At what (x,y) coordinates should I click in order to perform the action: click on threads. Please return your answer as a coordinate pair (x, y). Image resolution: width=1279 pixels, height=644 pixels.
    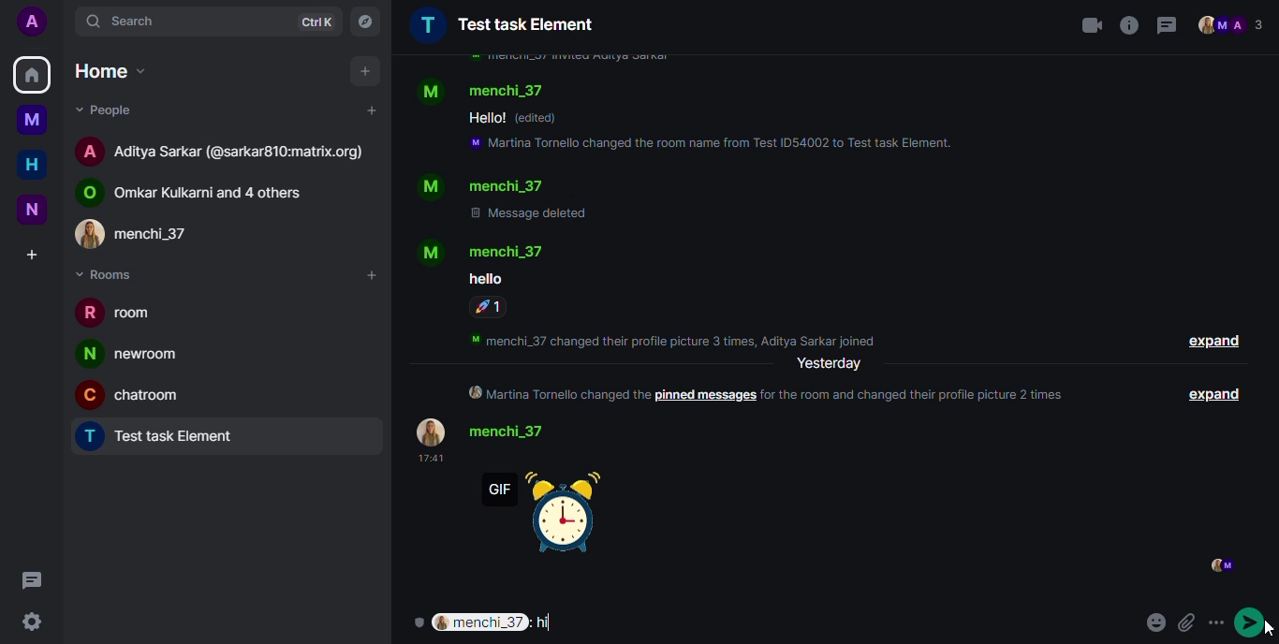
    Looking at the image, I should click on (1167, 25).